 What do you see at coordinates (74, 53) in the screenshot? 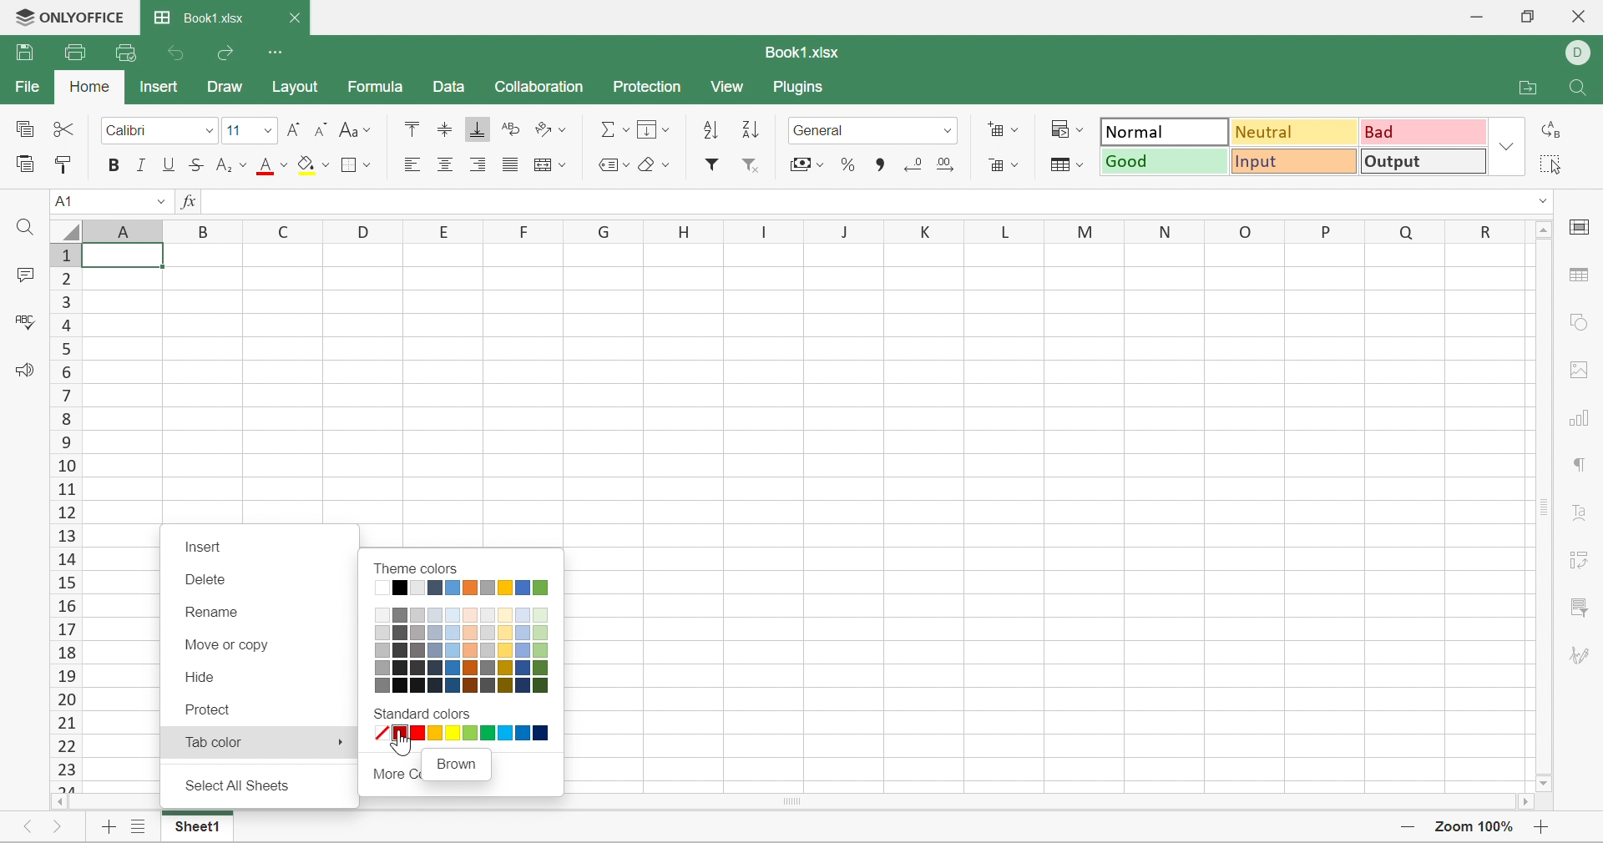
I see `Print file` at bounding box center [74, 53].